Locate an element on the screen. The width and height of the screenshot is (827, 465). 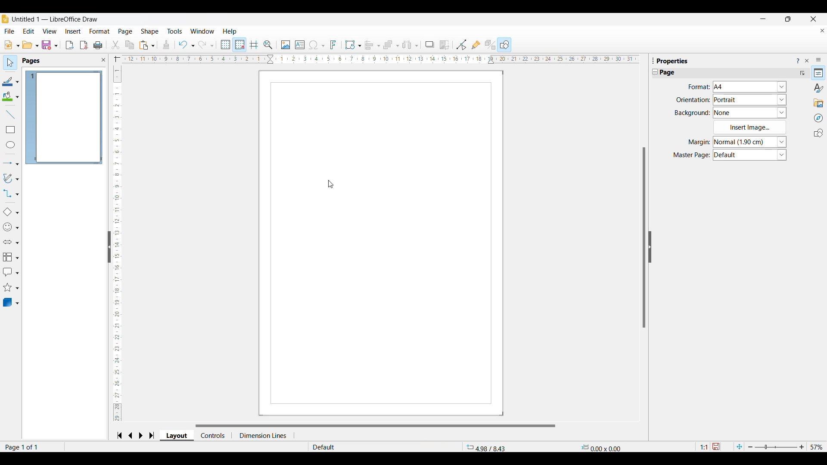
Redo is located at coordinates (206, 45).